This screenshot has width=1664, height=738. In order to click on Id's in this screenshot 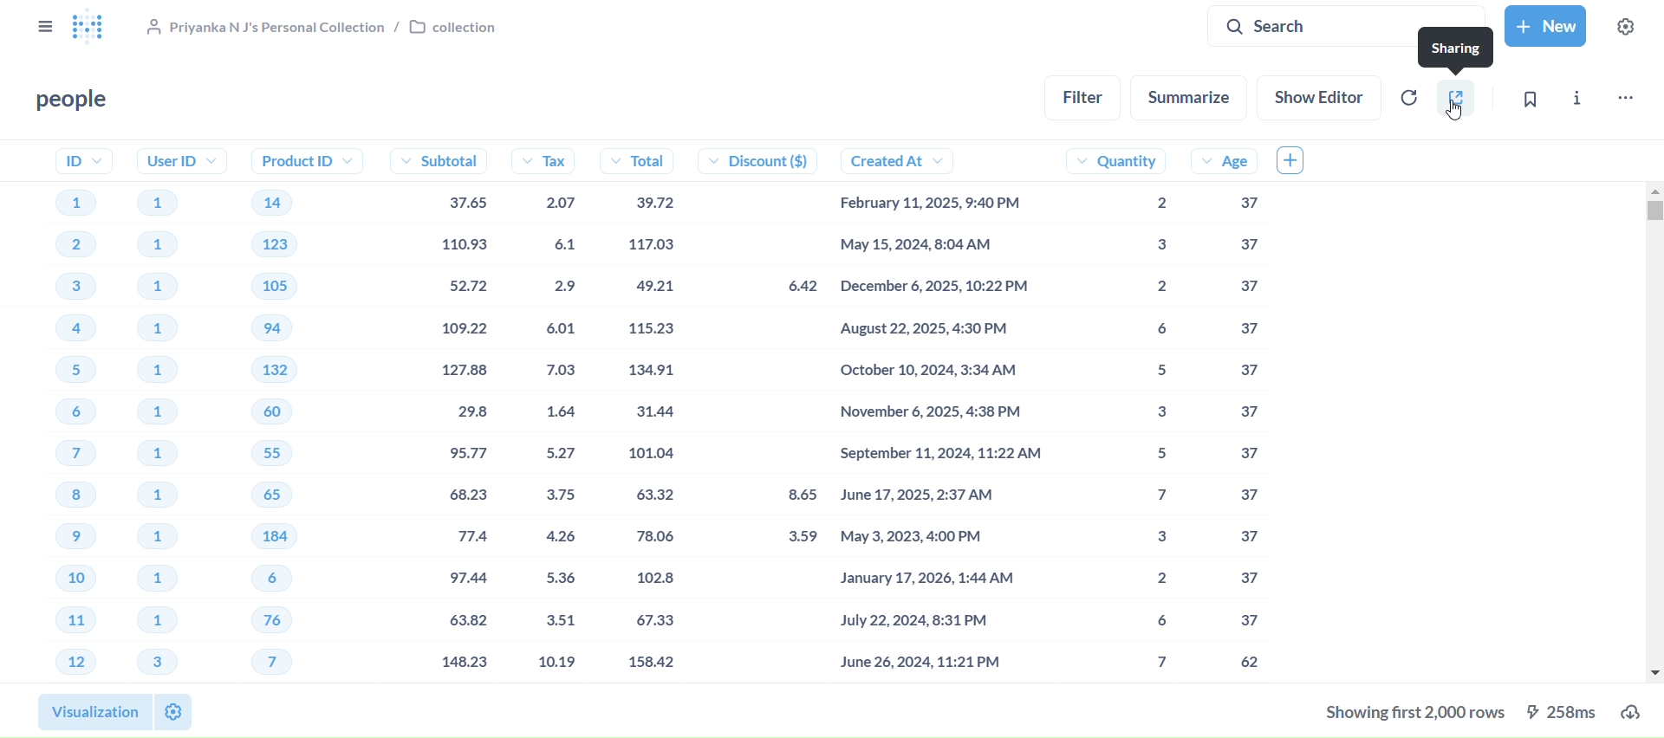, I will do `click(66, 411)`.